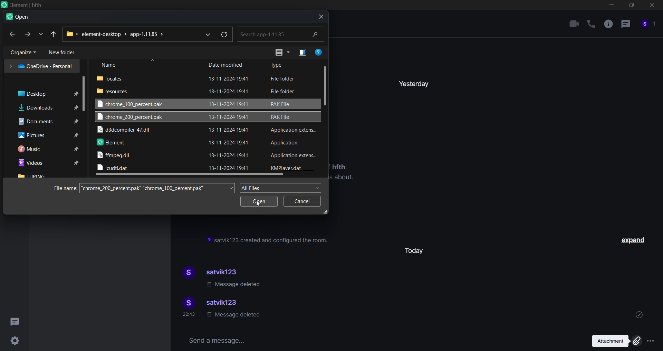 The width and height of the screenshot is (663, 351). Describe the element at coordinates (33, 176) in the screenshot. I see `turing folder` at that location.